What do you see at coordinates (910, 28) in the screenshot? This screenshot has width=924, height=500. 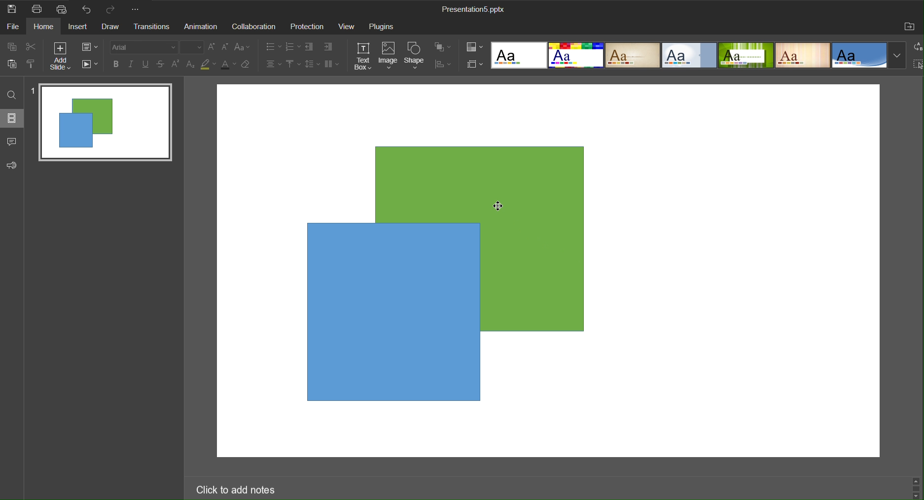 I see `Open File Location` at bounding box center [910, 28].